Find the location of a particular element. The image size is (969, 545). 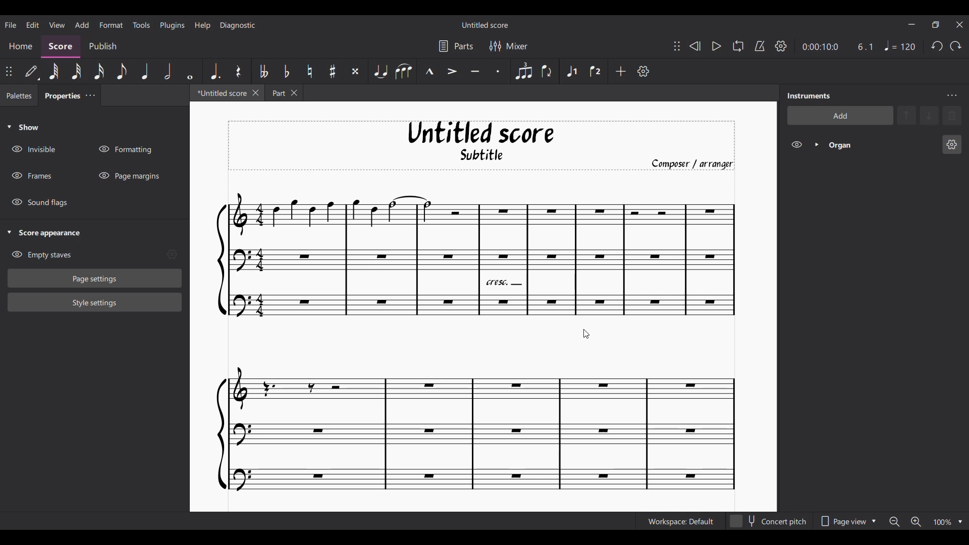

Staccato is located at coordinates (500, 72).